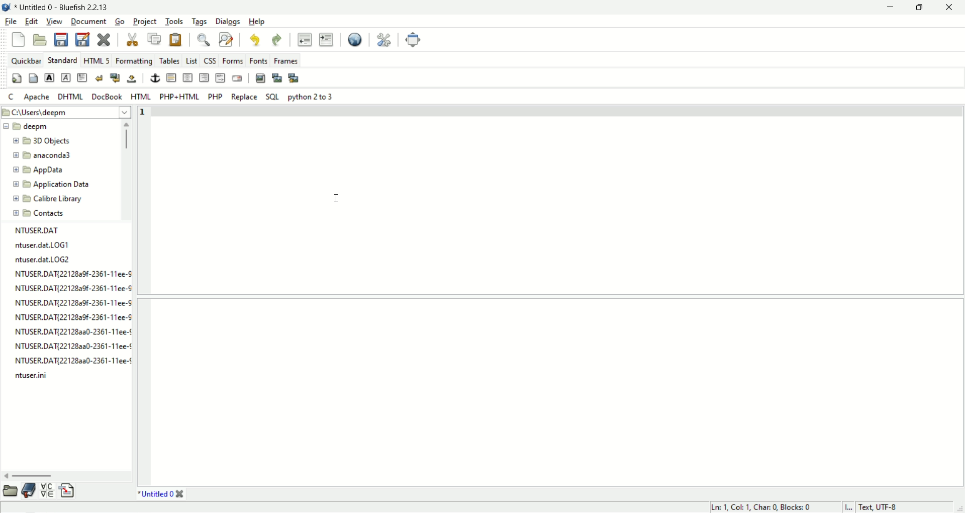  I want to click on DHTML, so click(71, 97).